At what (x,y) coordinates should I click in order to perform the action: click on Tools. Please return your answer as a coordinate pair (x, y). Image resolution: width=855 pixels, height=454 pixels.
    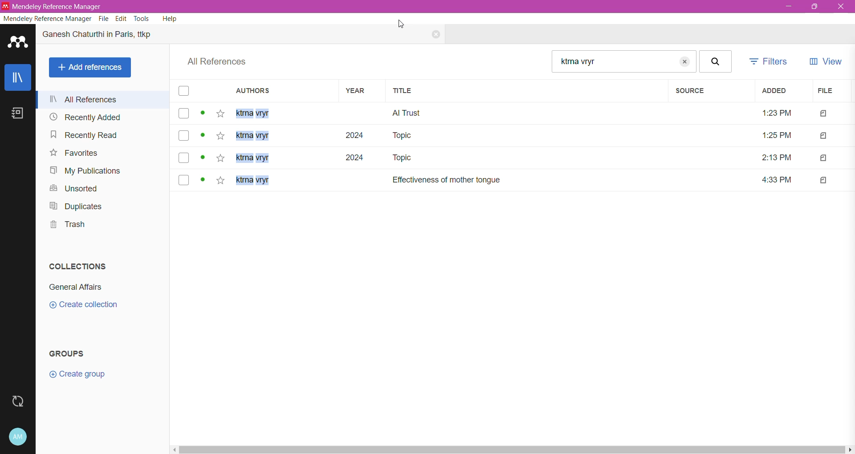
    Looking at the image, I should click on (142, 19).